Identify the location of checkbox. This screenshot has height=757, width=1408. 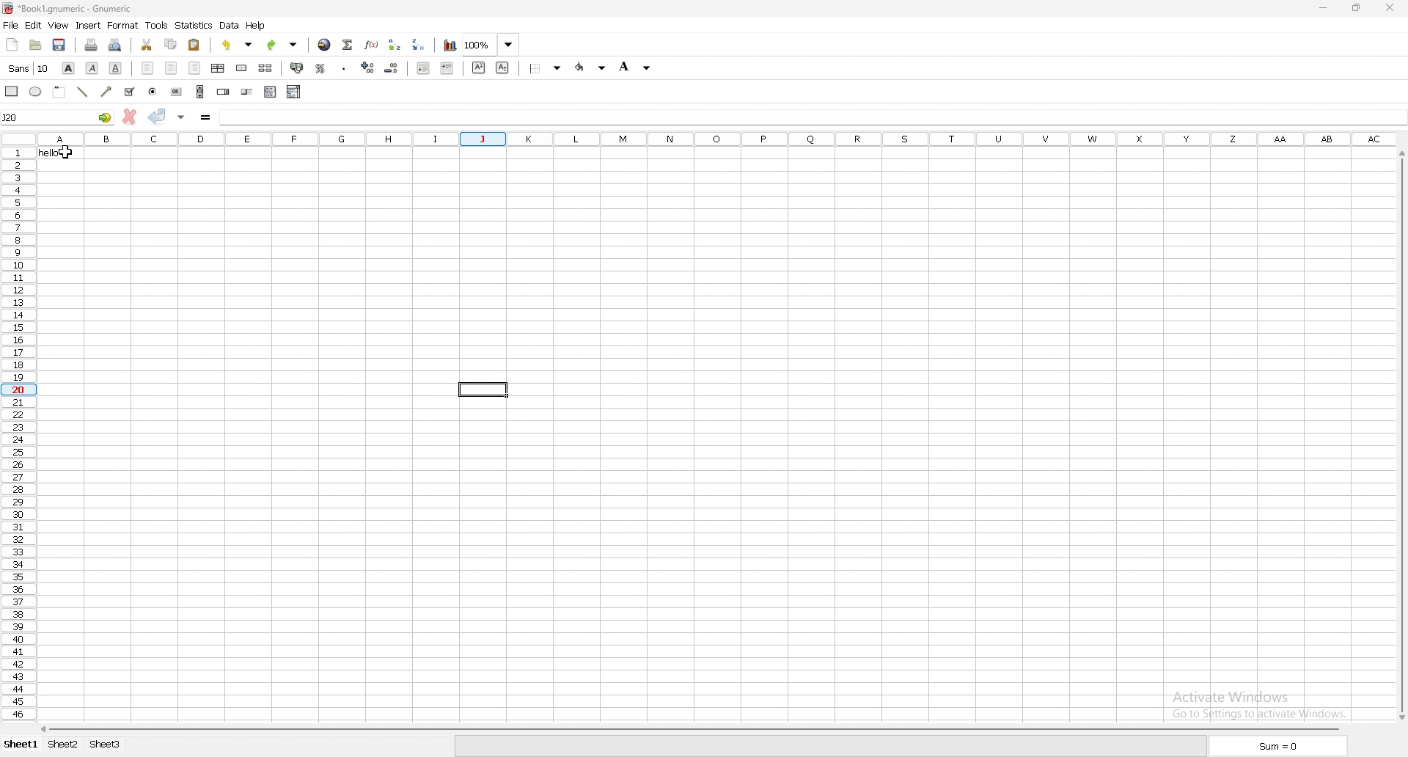
(131, 92).